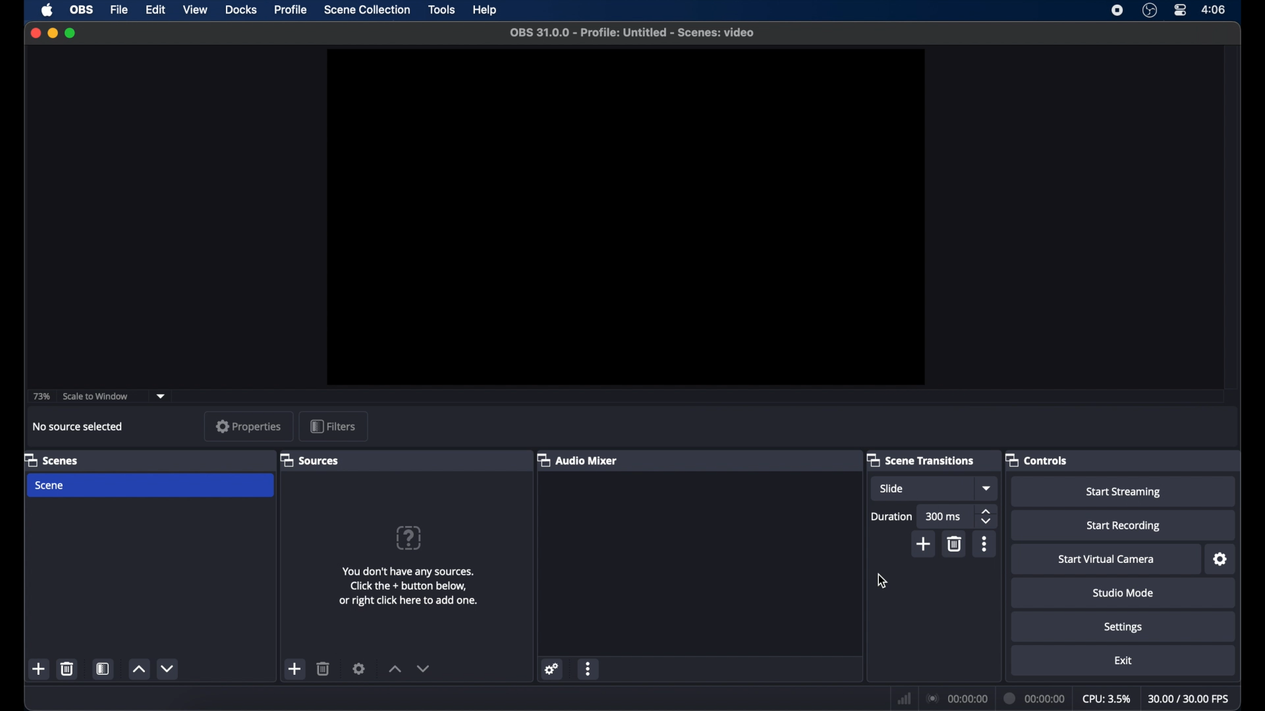 The height and width of the screenshot is (711, 1265). I want to click on increment, so click(138, 669).